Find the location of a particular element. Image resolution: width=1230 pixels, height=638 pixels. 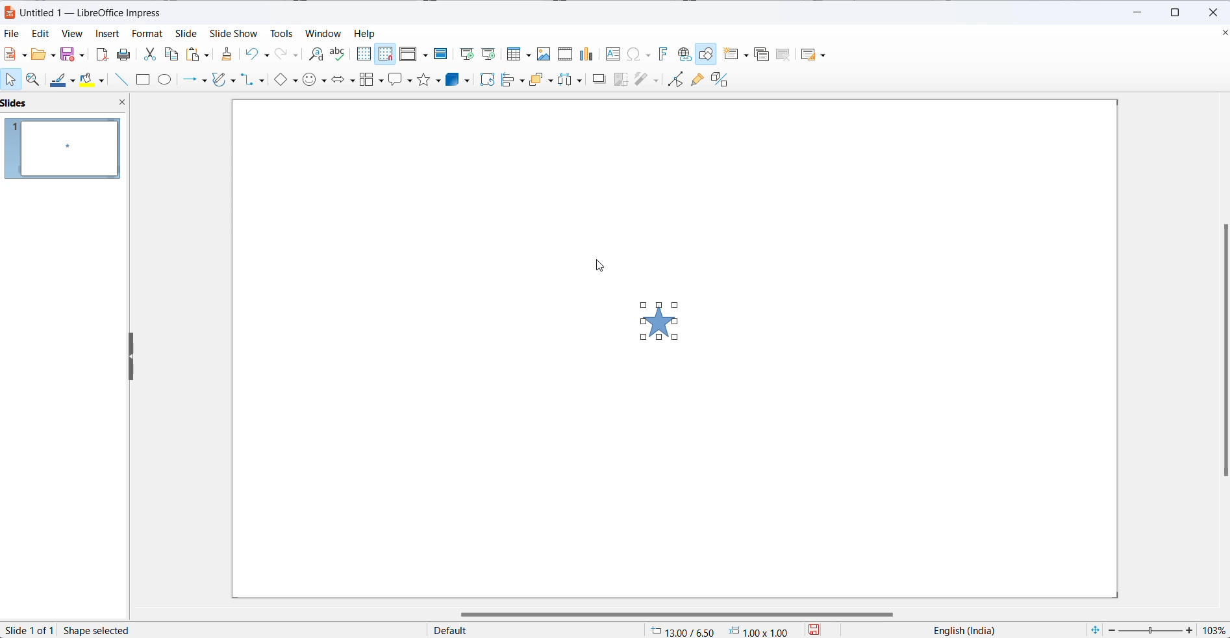

line color is located at coordinates (64, 79).